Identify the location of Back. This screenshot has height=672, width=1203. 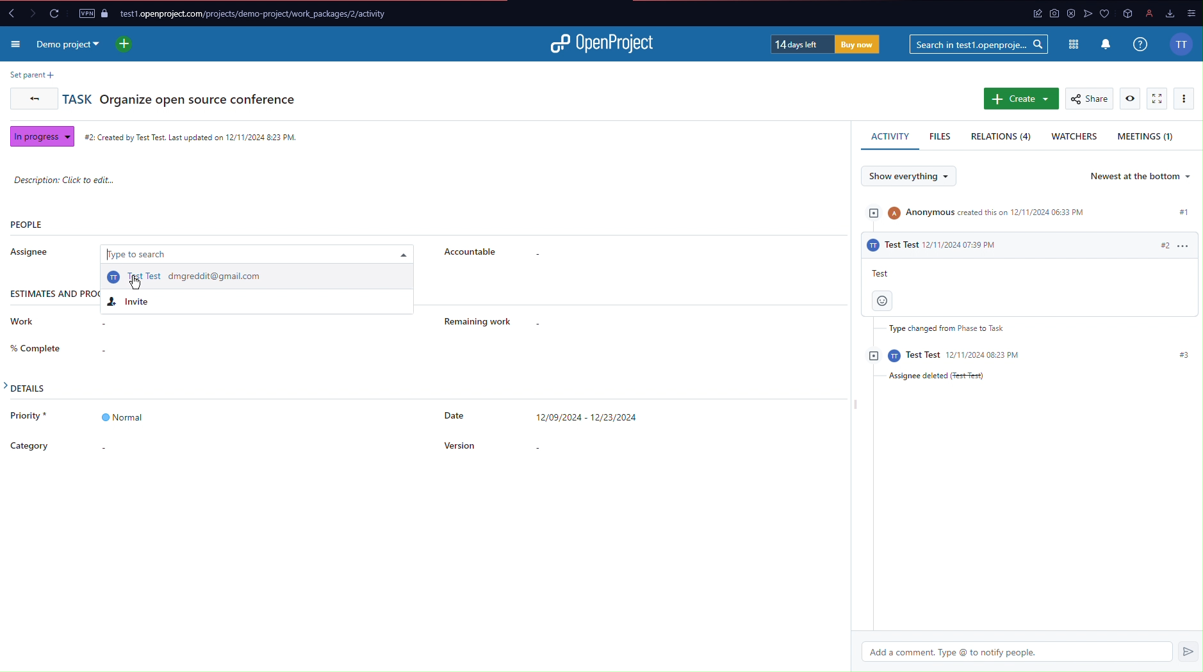
(29, 97).